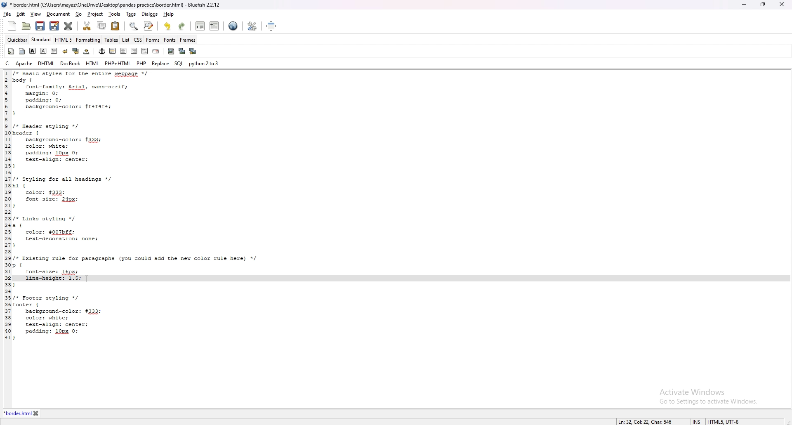 This screenshot has width=792, height=425. I want to click on redo, so click(182, 26).